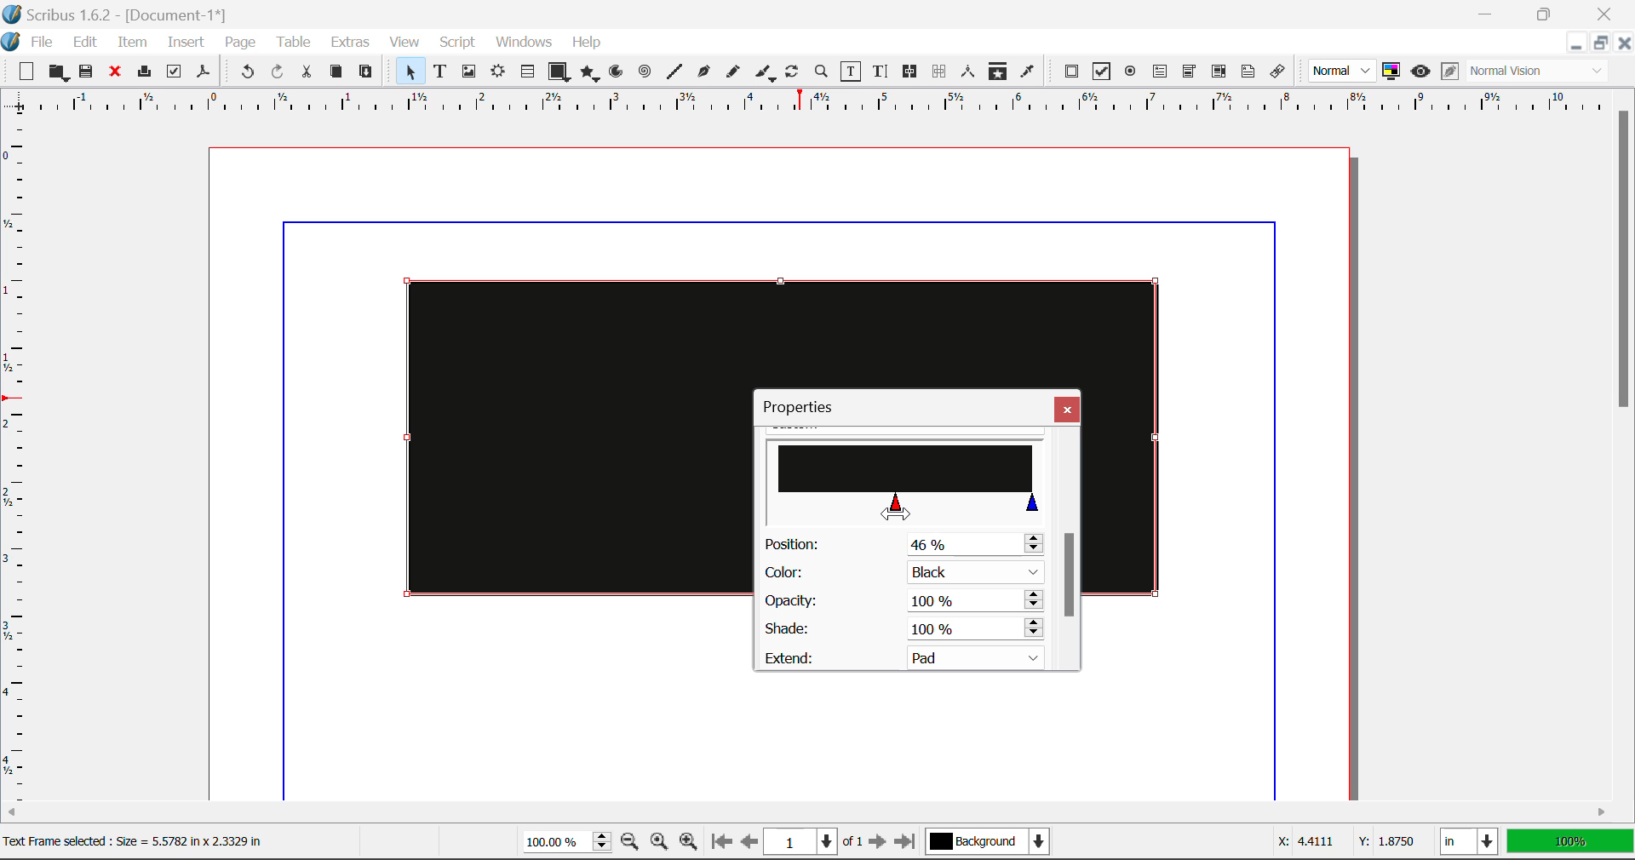 The height and width of the screenshot is (860, 1635). What do you see at coordinates (1623, 43) in the screenshot?
I see `Close` at bounding box center [1623, 43].